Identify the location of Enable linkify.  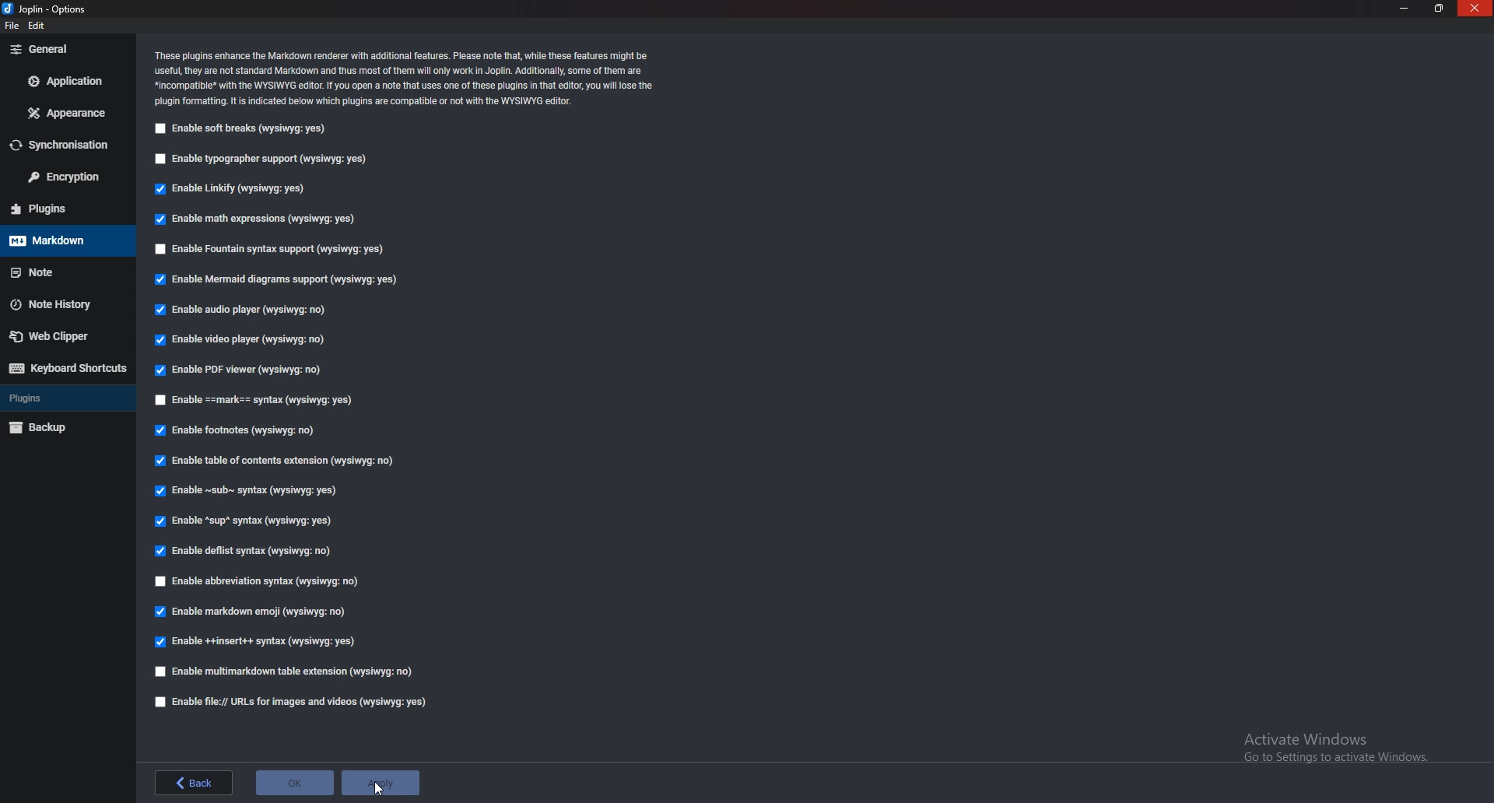
(237, 188).